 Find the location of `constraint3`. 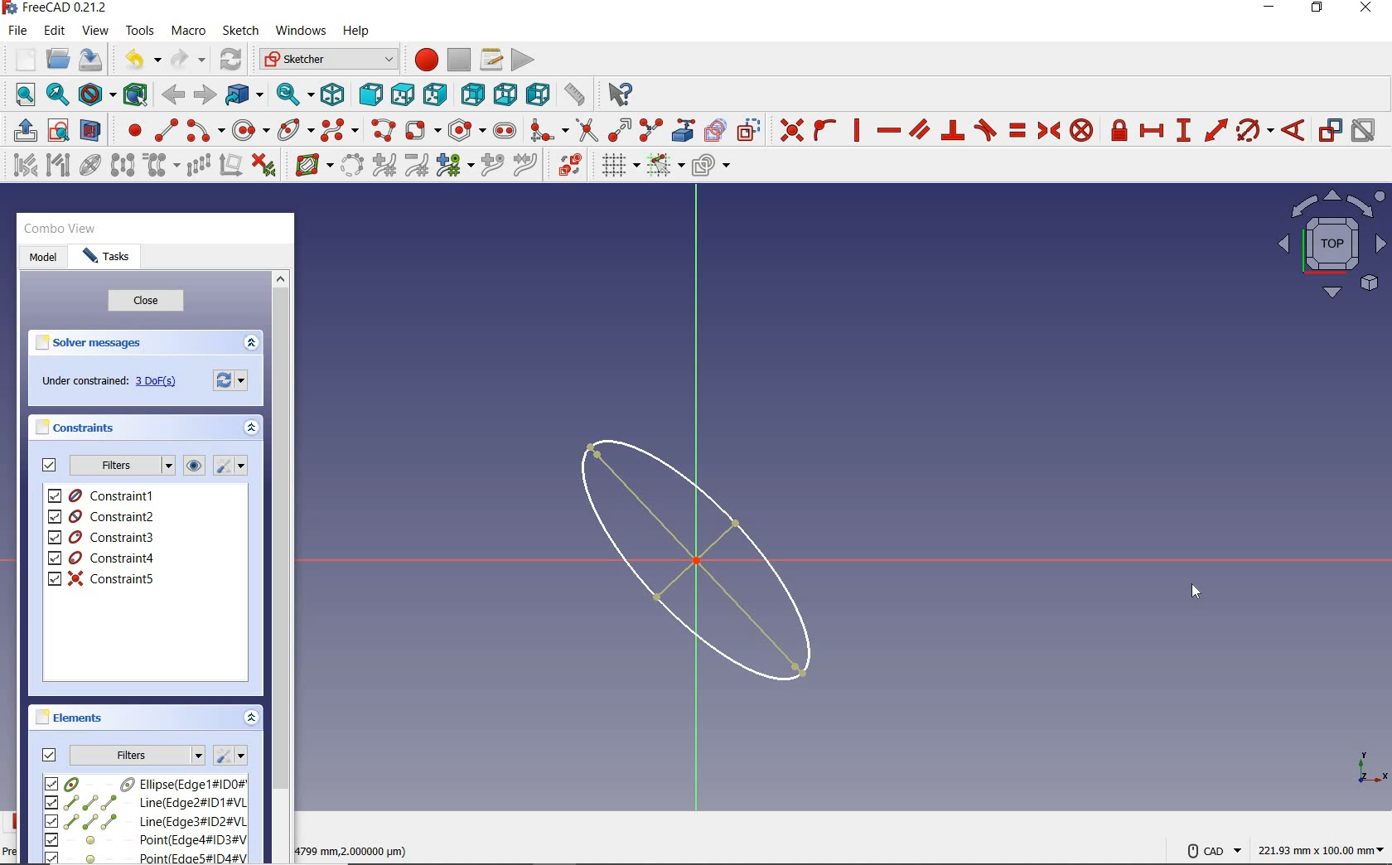

constraint3 is located at coordinates (103, 538).